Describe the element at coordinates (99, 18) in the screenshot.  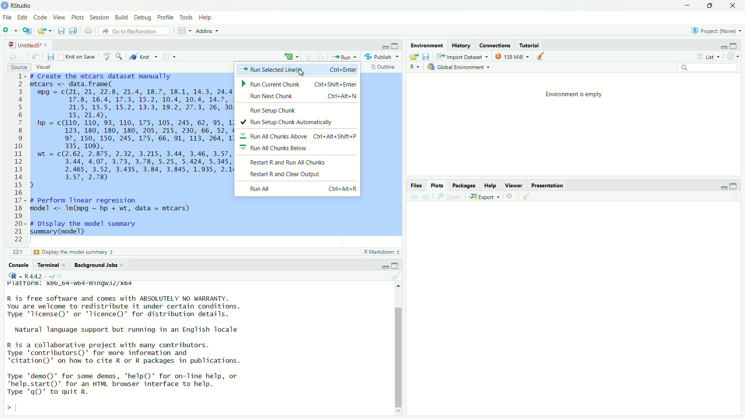
I see `session` at that location.